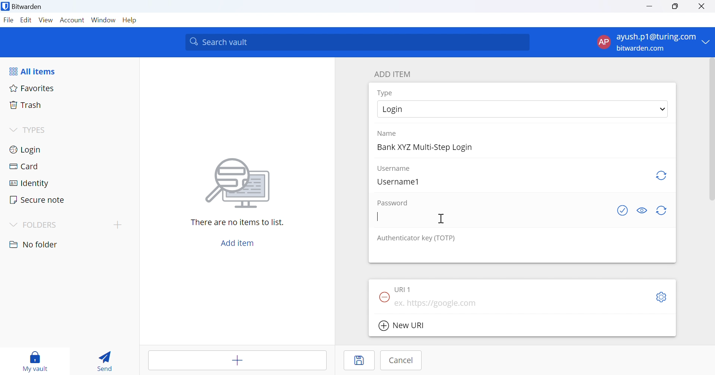  I want to click on Send, so click(106, 359).